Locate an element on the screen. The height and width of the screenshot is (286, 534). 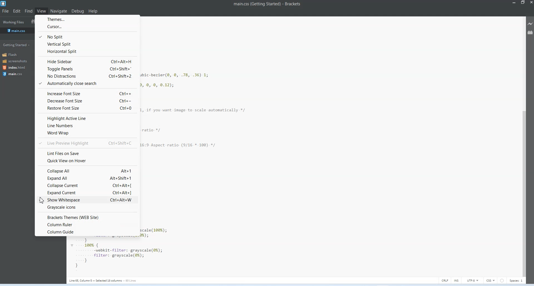
Getting started is located at coordinates (16, 45).